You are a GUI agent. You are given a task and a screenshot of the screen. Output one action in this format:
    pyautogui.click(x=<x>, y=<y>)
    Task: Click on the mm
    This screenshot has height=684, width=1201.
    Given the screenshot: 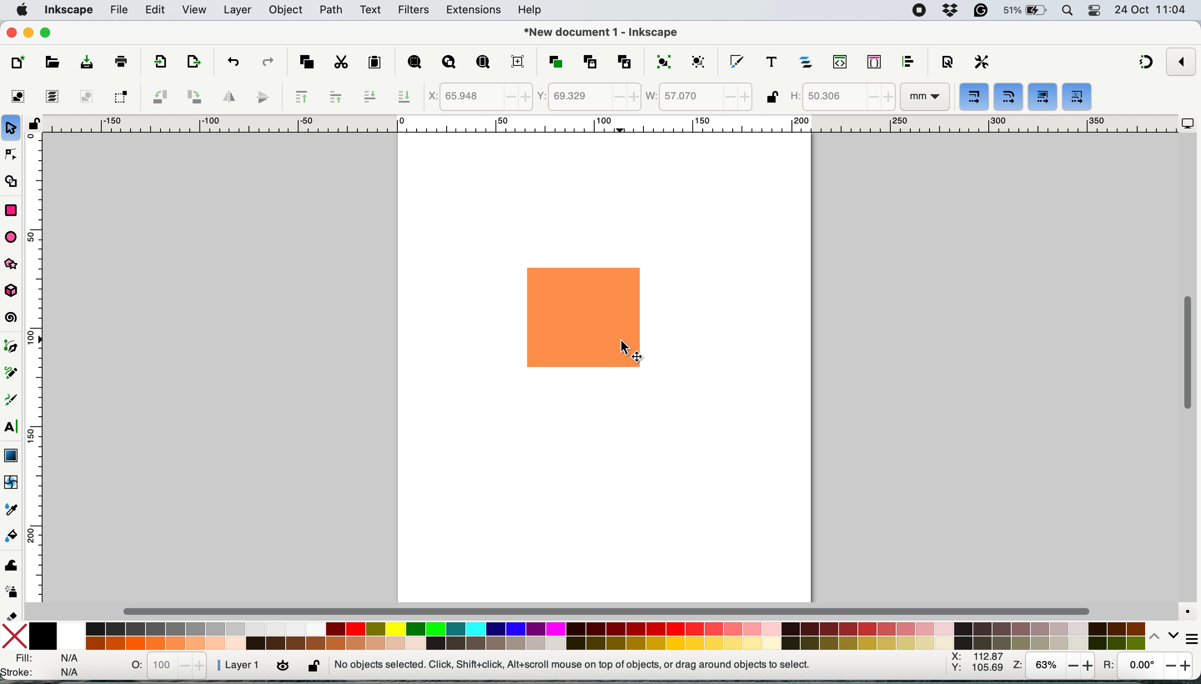 What is the action you would take?
    pyautogui.click(x=923, y=97)
    